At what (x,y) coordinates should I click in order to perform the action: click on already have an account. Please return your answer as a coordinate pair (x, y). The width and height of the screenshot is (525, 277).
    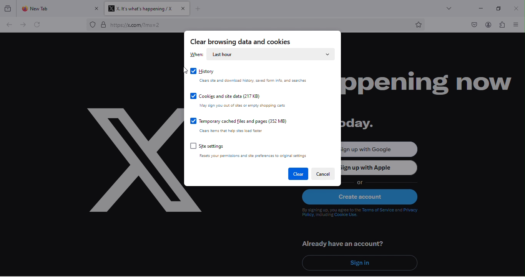
    Looking at the image, I should click on (345, 244).